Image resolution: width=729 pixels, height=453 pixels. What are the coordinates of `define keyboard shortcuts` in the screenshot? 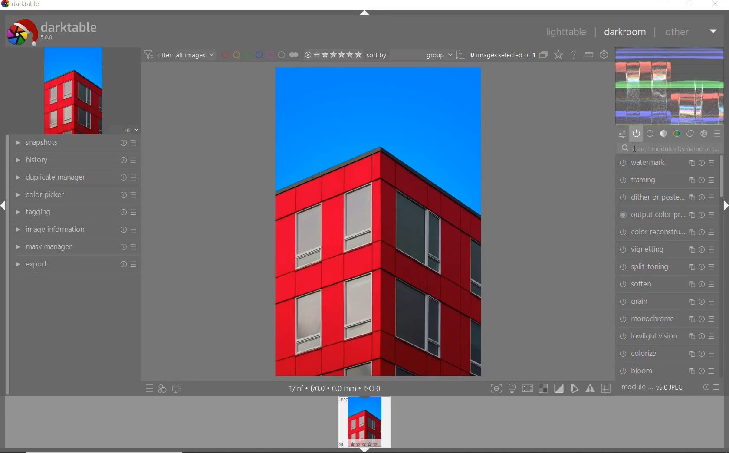 It's located at (589, 55).